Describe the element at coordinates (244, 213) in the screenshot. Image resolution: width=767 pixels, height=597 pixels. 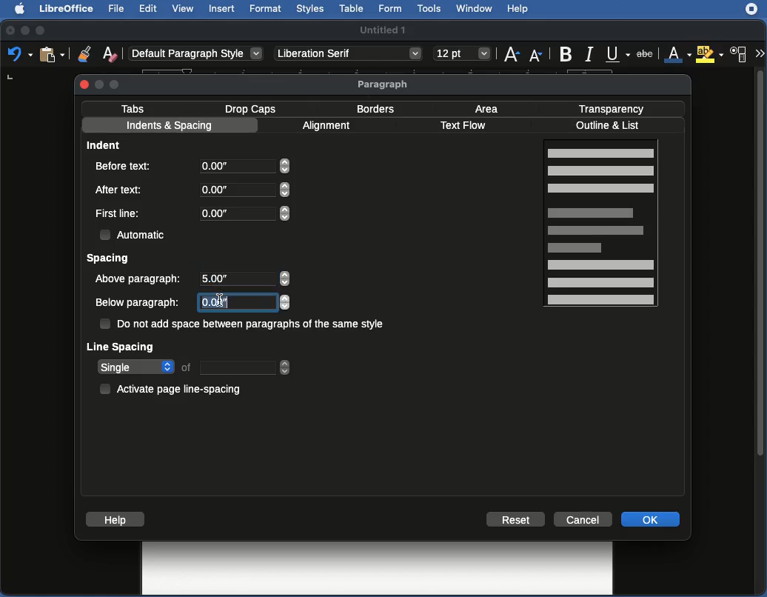
I see `0.00"` at that location.